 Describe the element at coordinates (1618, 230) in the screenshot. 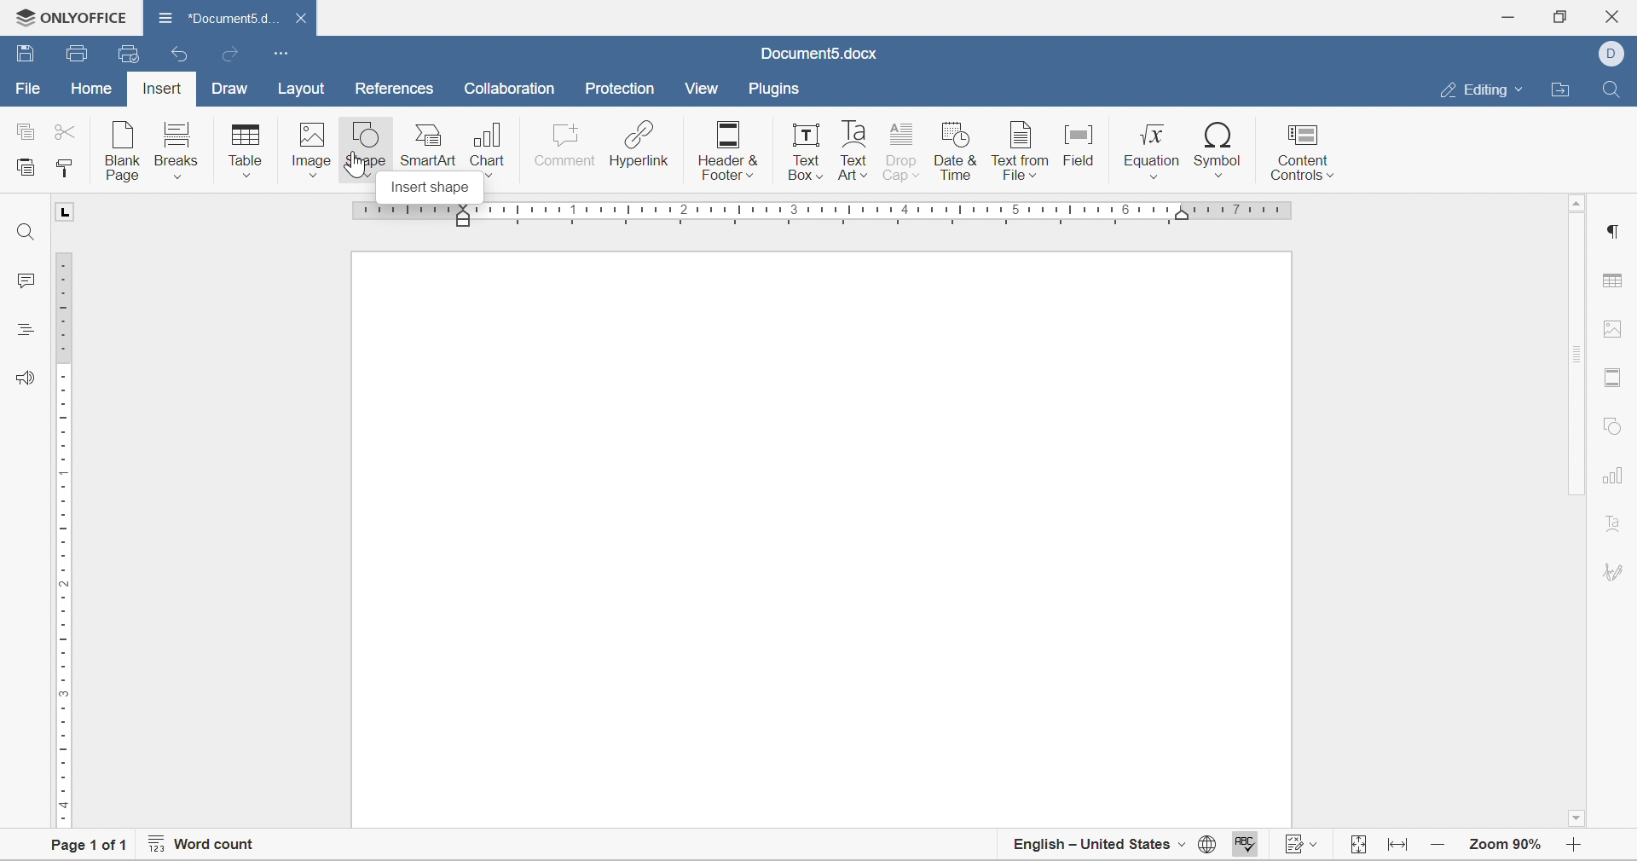

I see `paragraph settings` at that location.